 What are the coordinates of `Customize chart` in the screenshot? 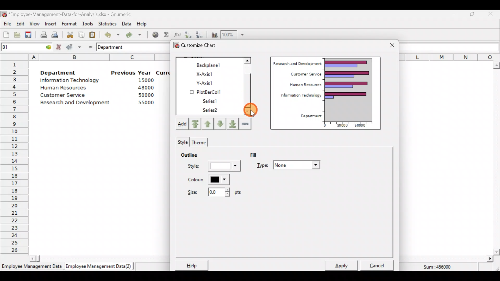 It's located at (202, 46).